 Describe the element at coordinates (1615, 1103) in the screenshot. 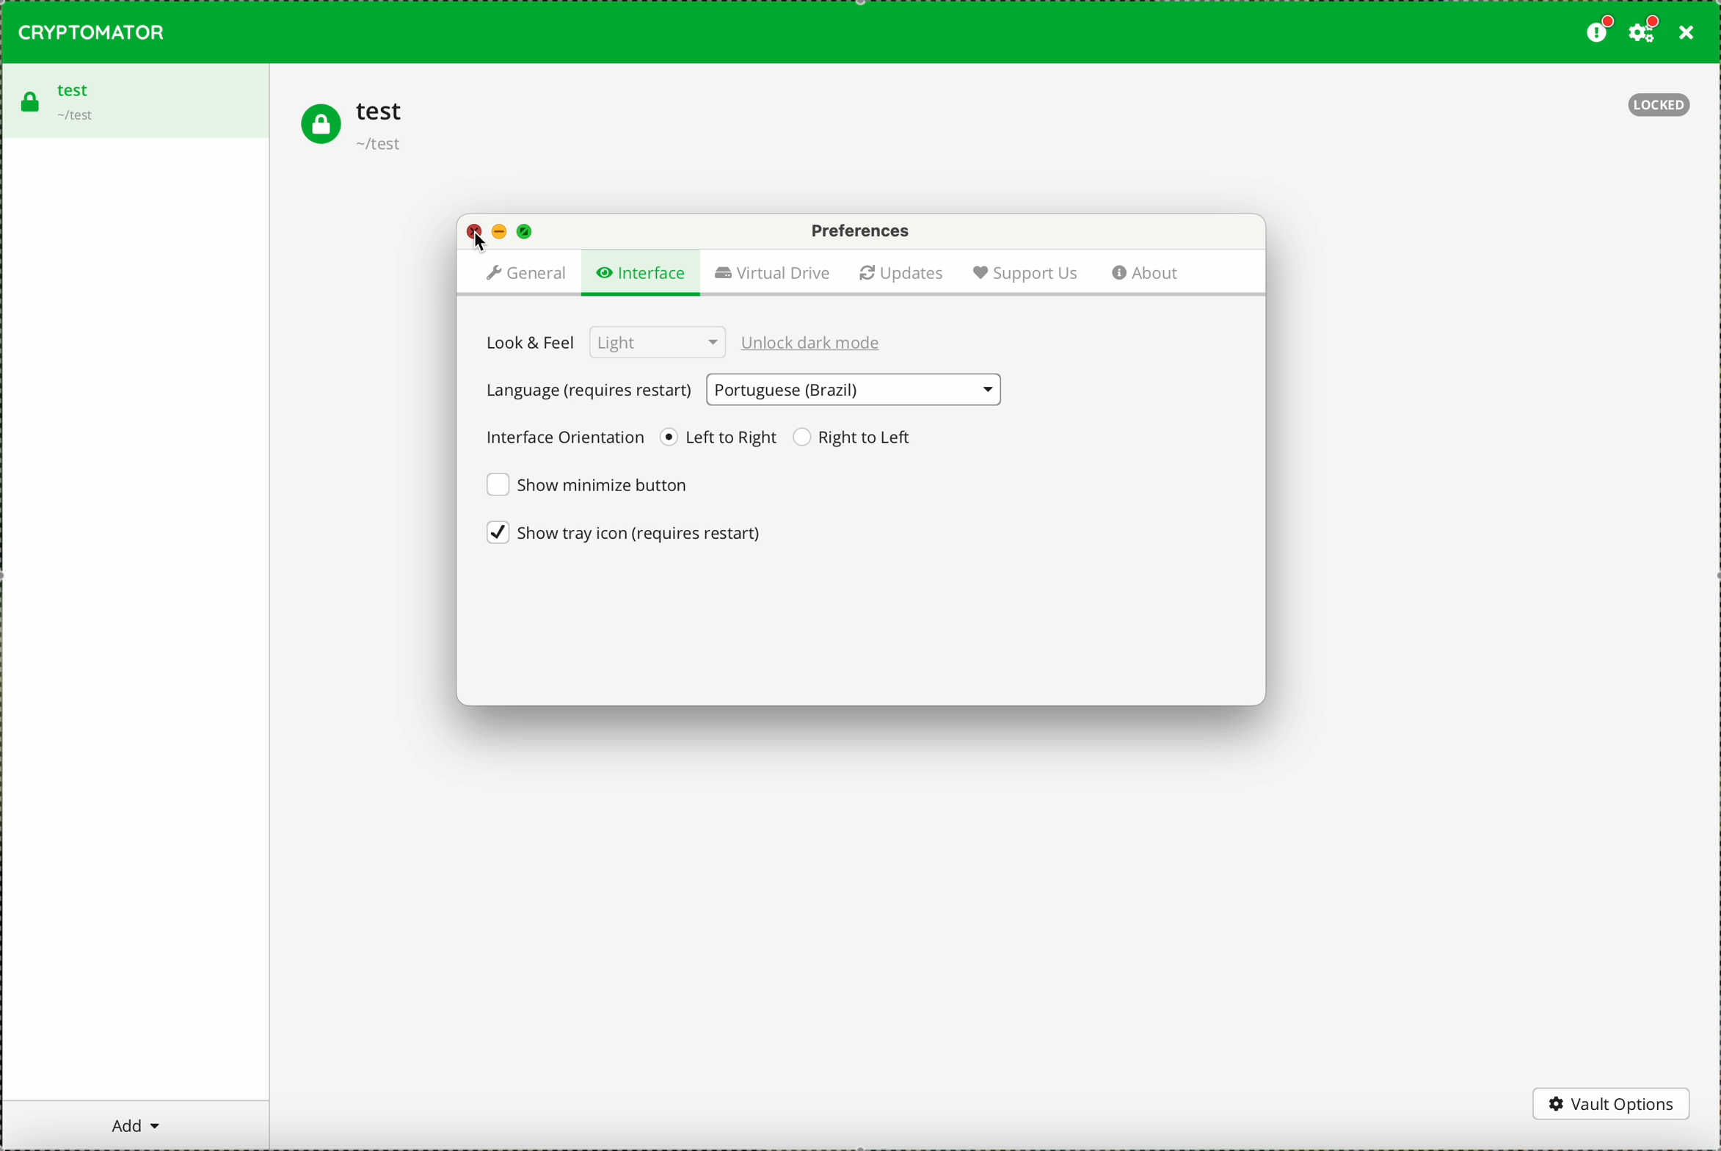

I see `vault options` at that location.